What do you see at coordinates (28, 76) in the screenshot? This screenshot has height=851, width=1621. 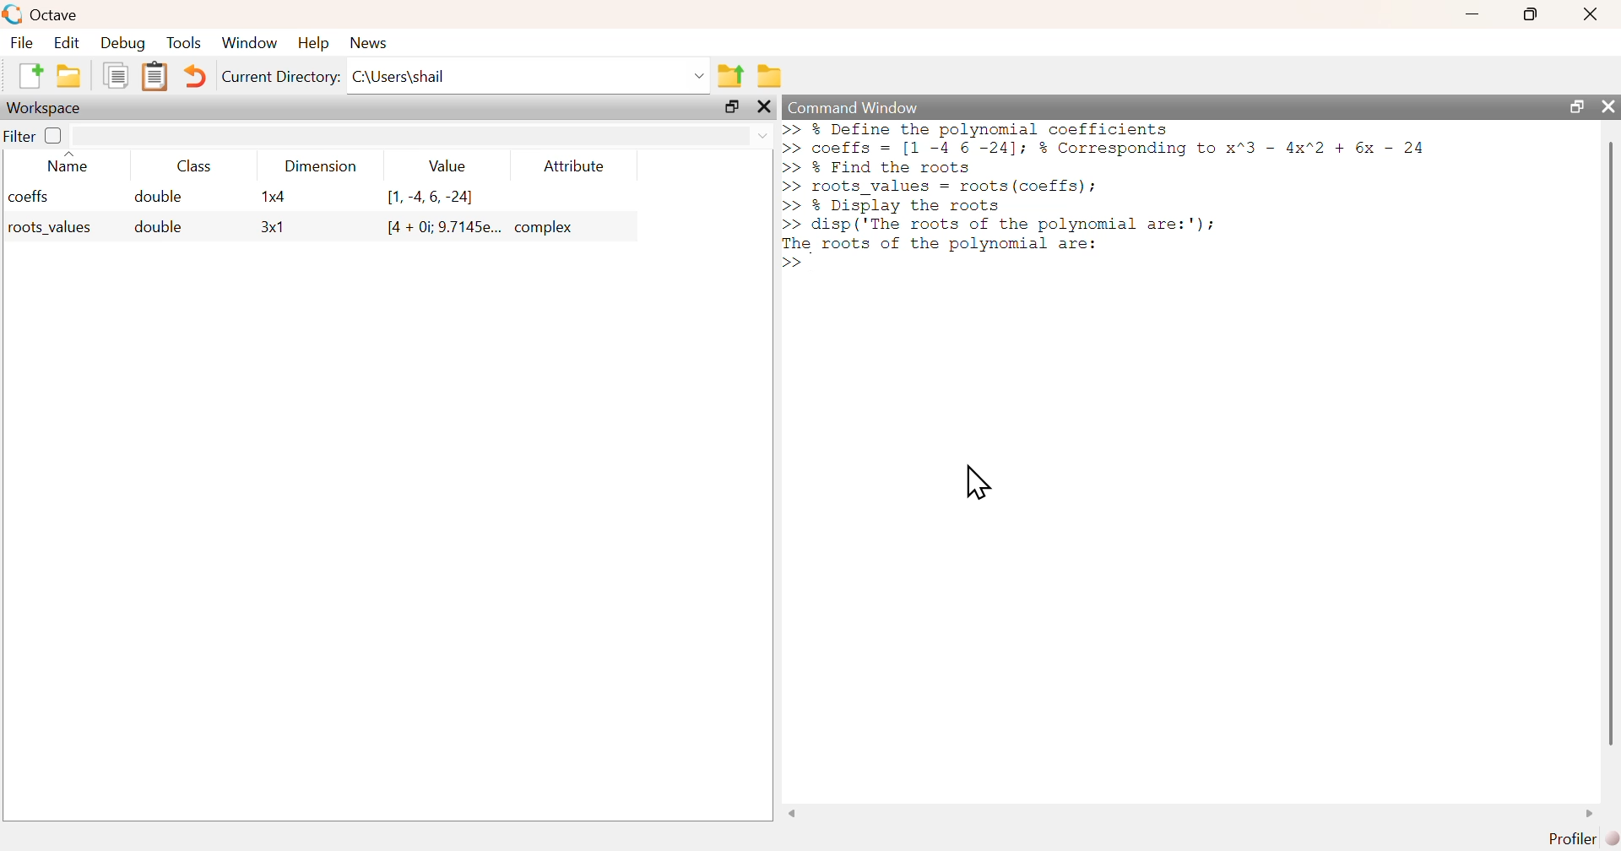 I see `New file` at bounding box center [28, 76].